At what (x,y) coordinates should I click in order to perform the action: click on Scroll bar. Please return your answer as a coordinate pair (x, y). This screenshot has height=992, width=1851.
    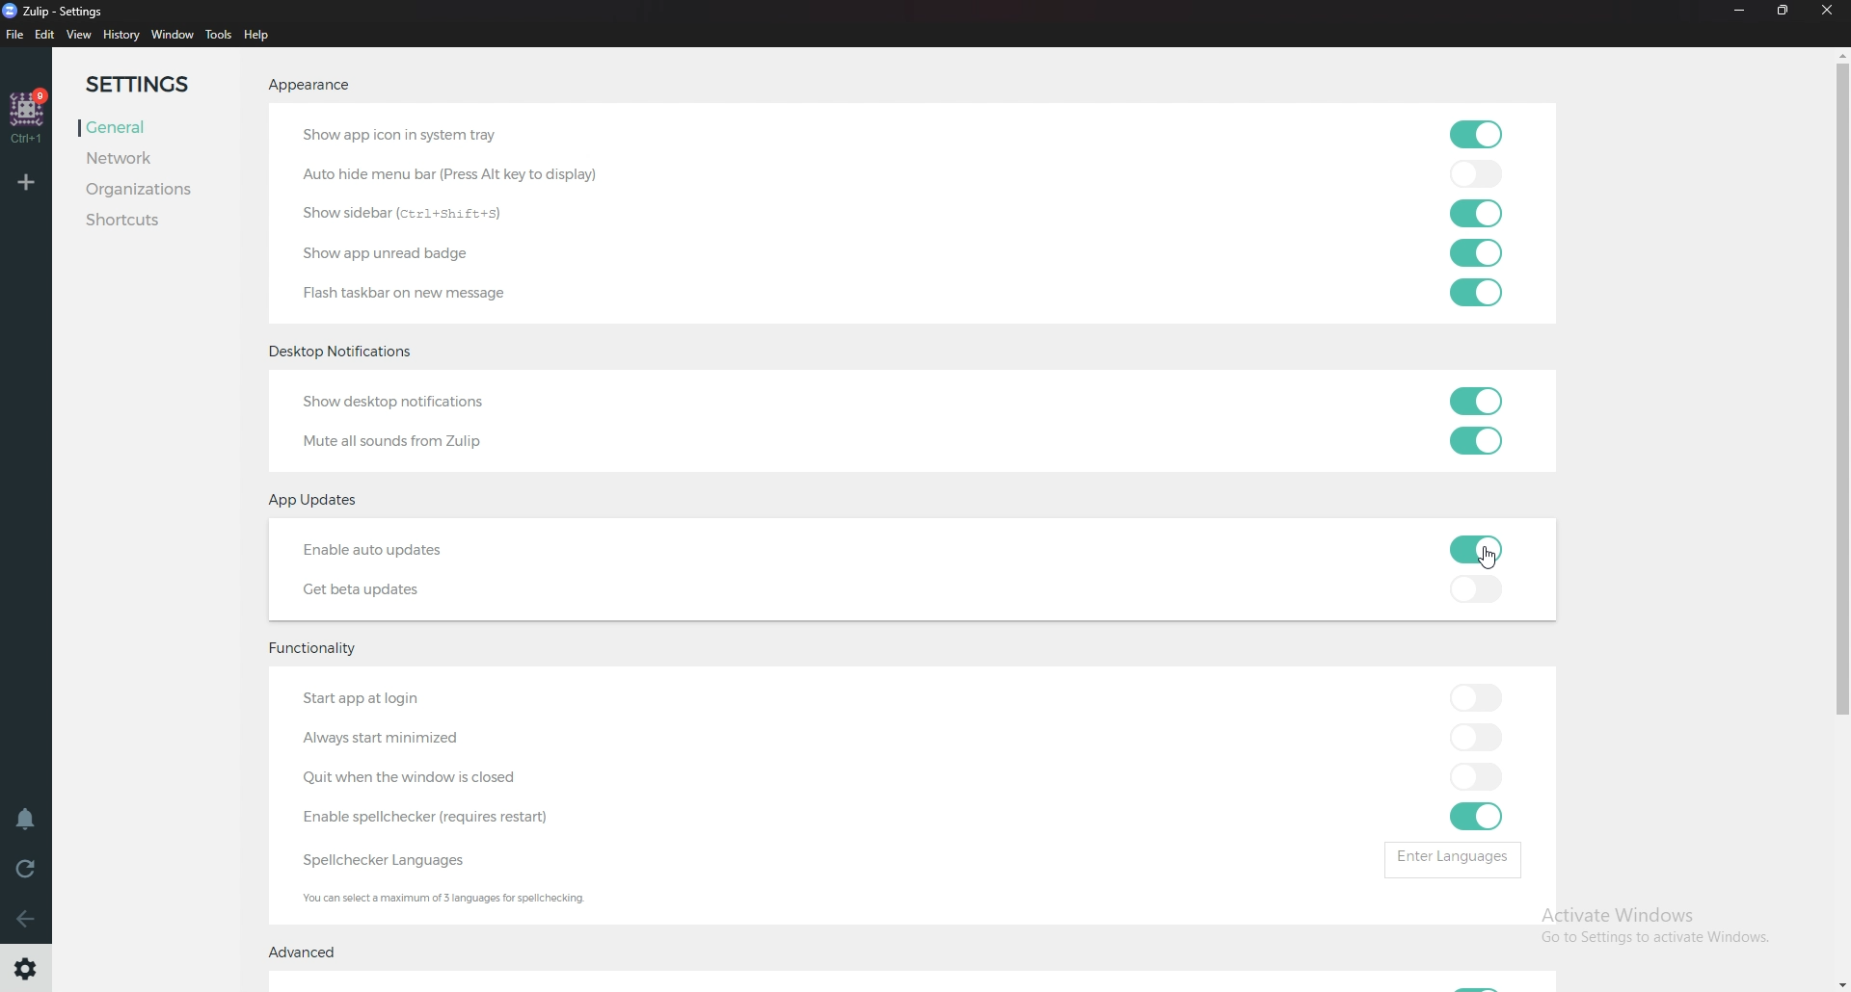
    Looking at the image, I should click on (1838, 399).